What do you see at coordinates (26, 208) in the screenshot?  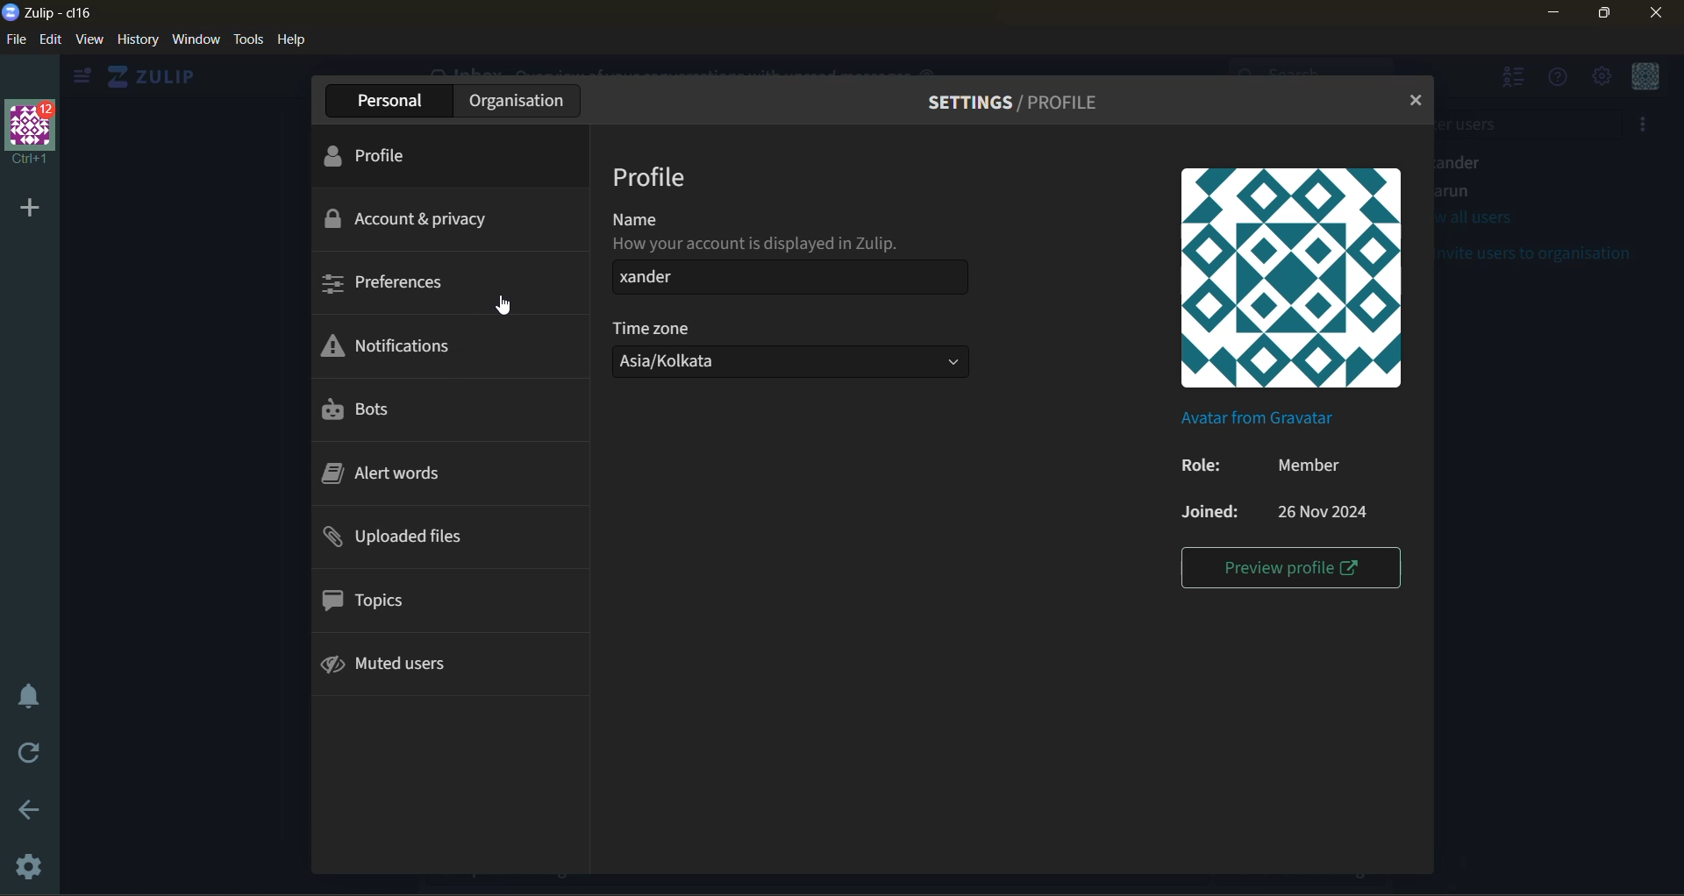 I see `add organisation` at bounding box center [26, 208].